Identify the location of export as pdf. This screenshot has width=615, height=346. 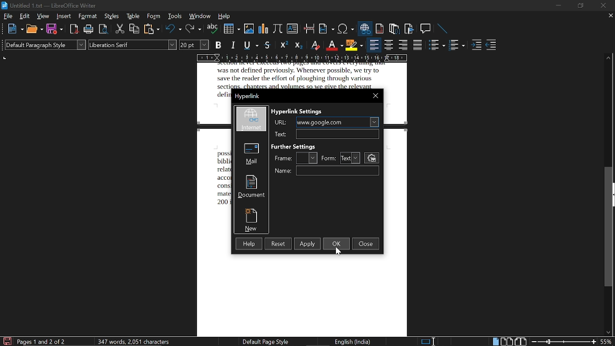
(72, 30).